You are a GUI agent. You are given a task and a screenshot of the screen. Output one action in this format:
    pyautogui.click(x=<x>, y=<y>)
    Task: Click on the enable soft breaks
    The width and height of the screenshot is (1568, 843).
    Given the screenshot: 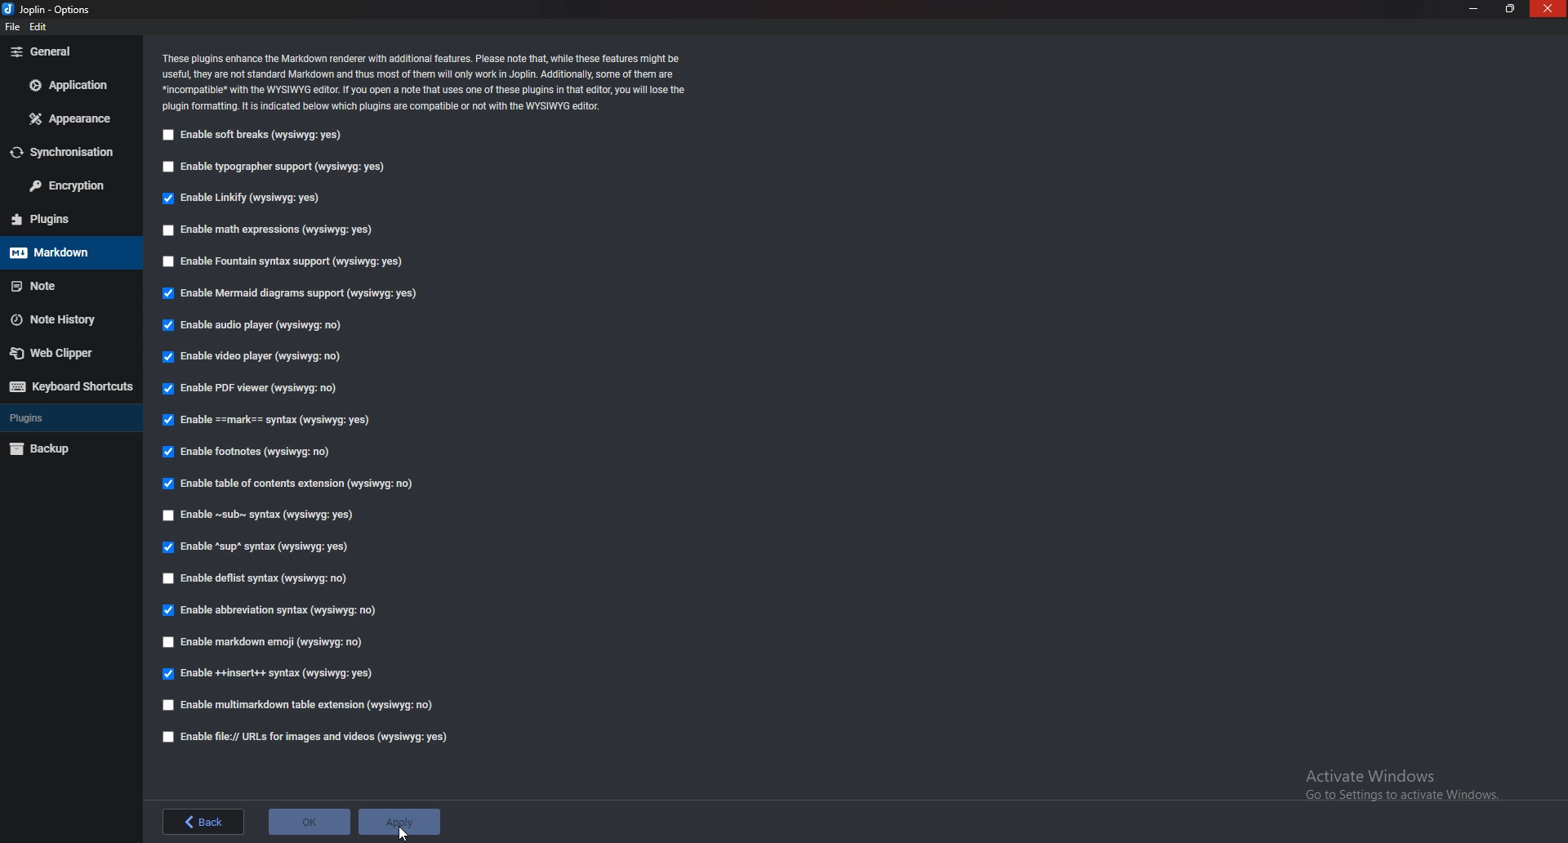 What is the action you would take?
    pyautogui.click(x=258, y=135)
    